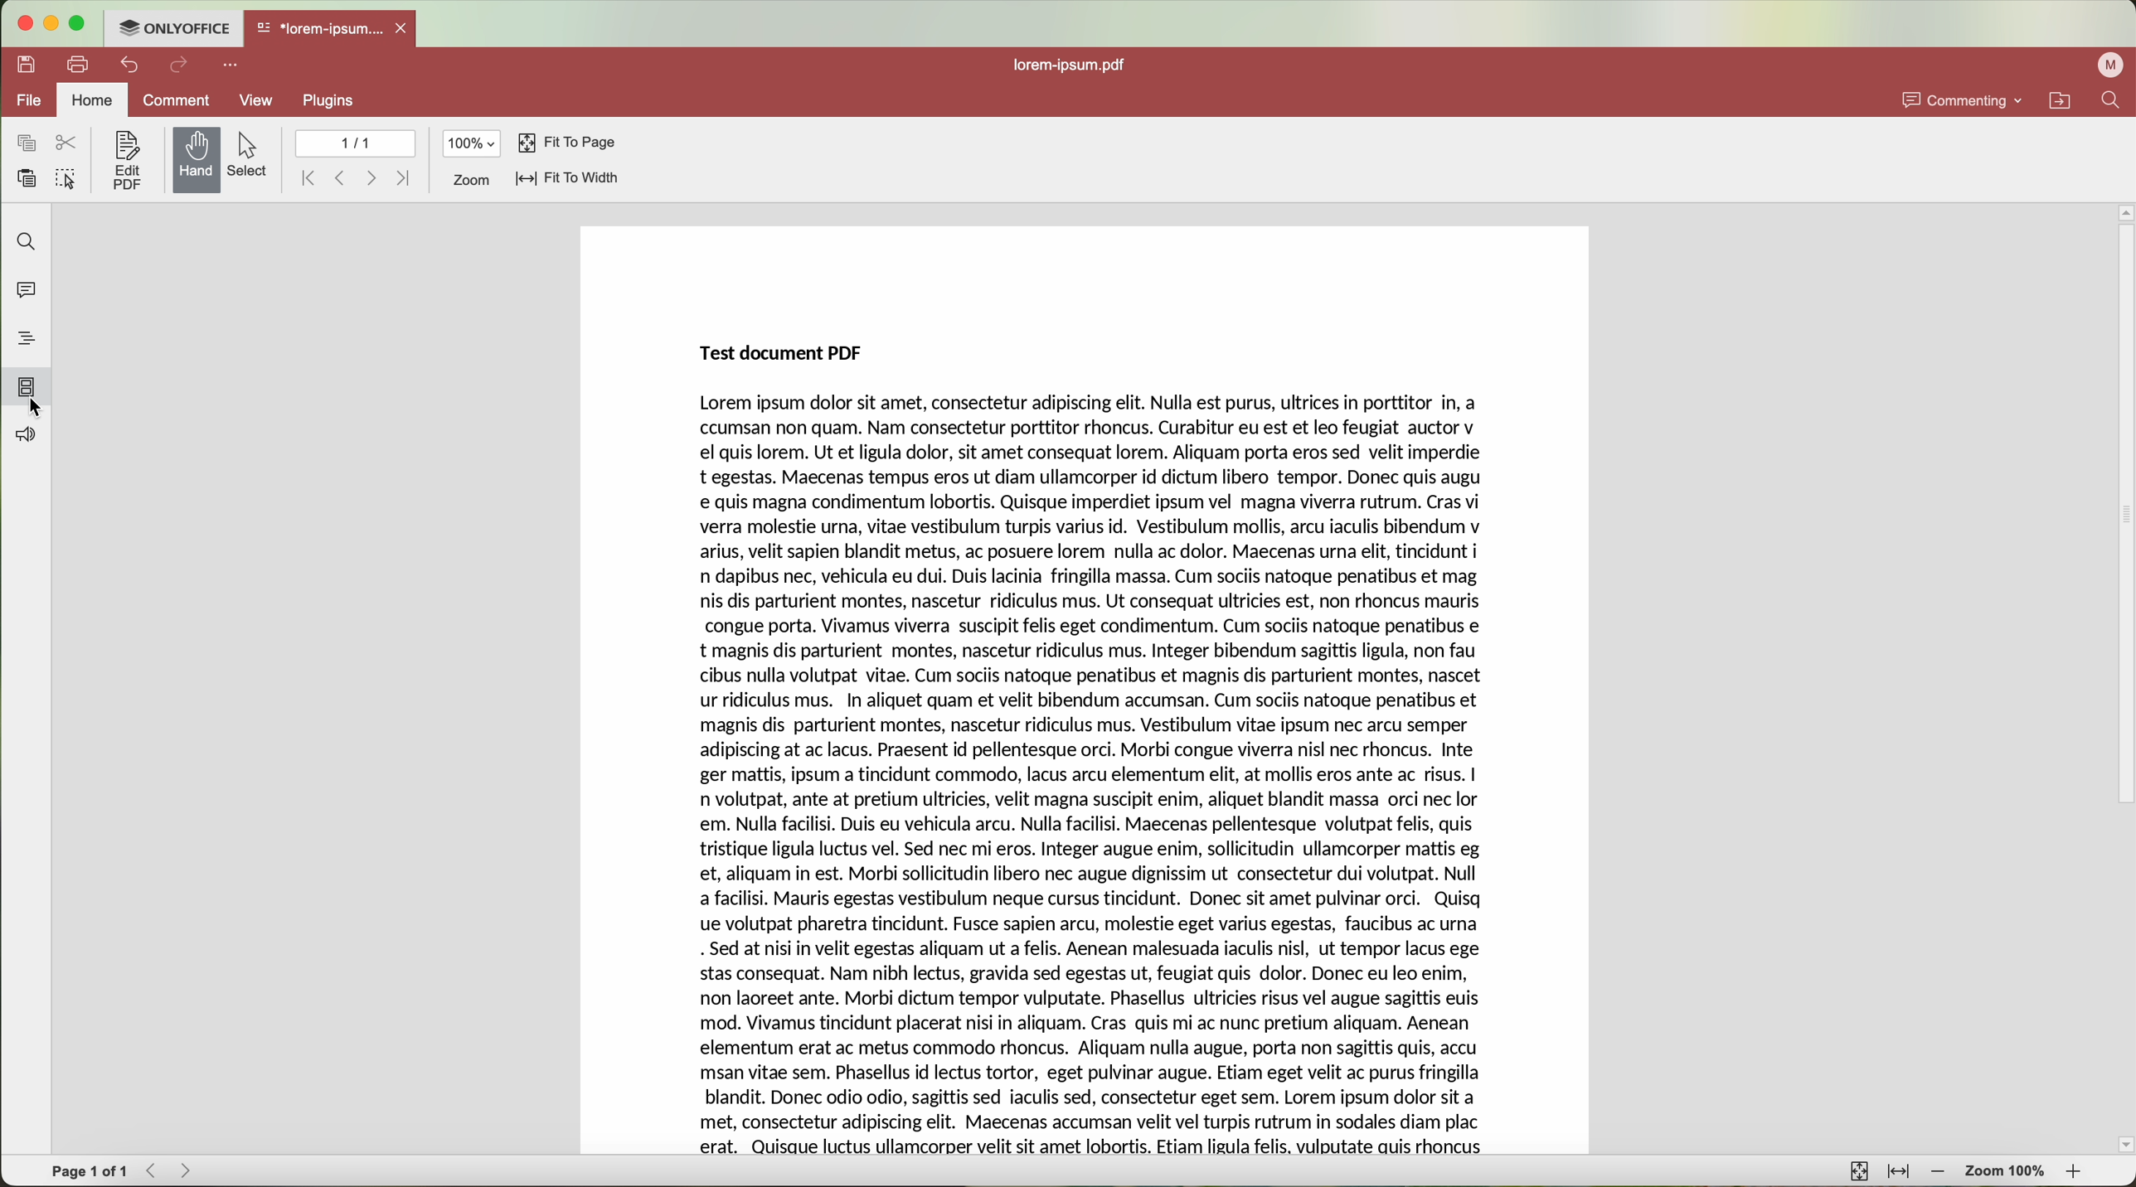  Describe the element at coordinates (776, 353) in the screenshot. I see `Test document PDF` at that location.